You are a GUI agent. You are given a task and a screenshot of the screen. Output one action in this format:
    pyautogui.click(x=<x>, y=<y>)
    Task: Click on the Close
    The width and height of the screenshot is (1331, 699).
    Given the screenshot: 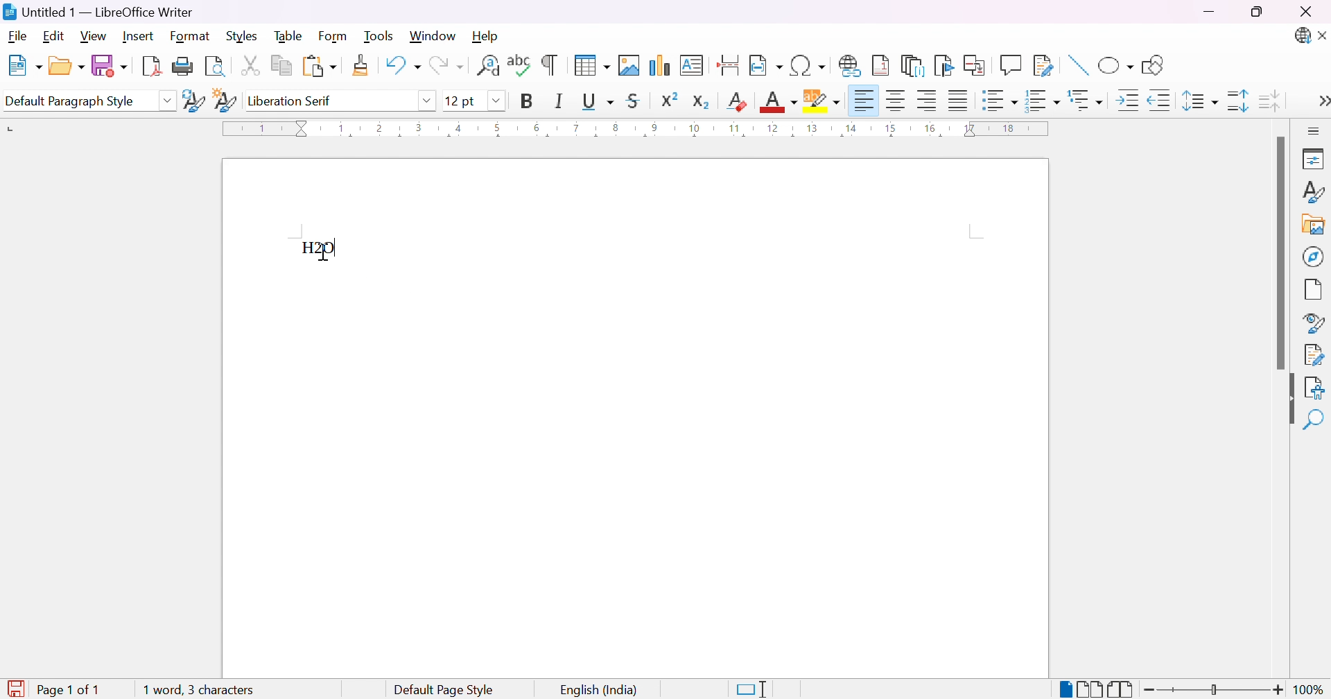 What is the action you would take?
    pyautogui.click(x=1323, y=37)
    